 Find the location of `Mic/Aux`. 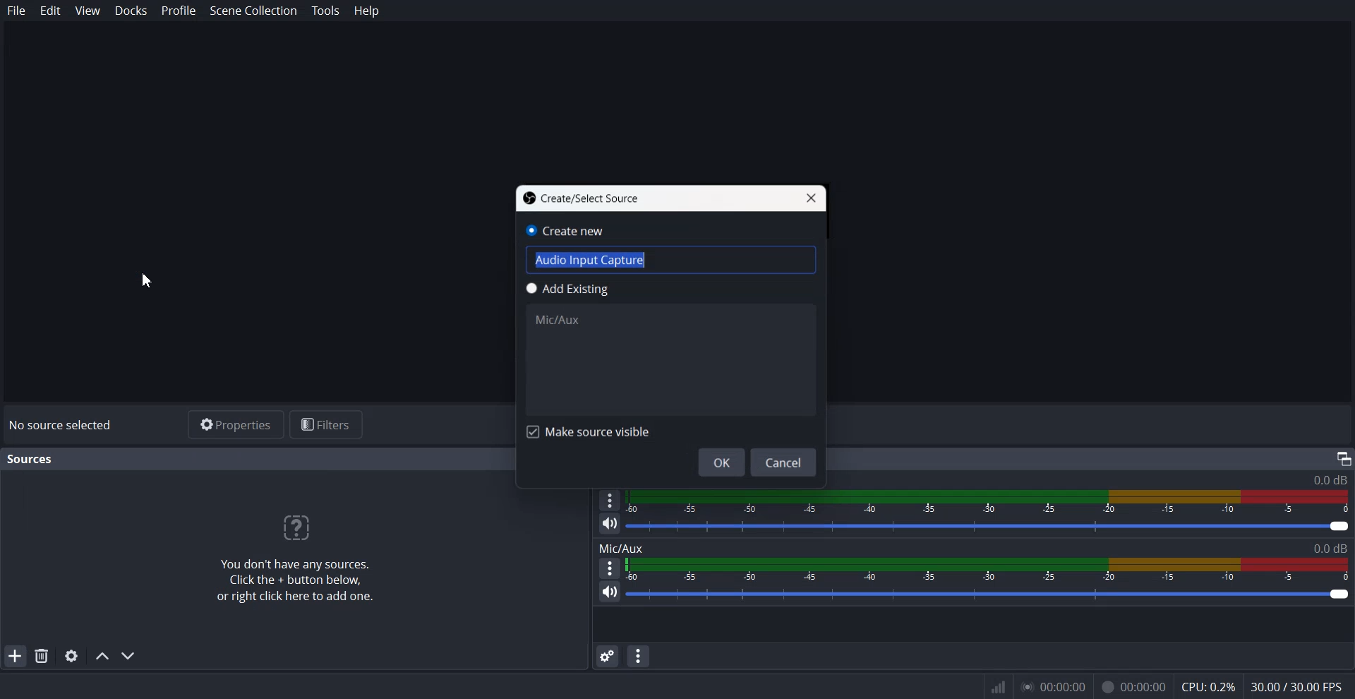

Mic/Aux is located at coordinates (559, 319).